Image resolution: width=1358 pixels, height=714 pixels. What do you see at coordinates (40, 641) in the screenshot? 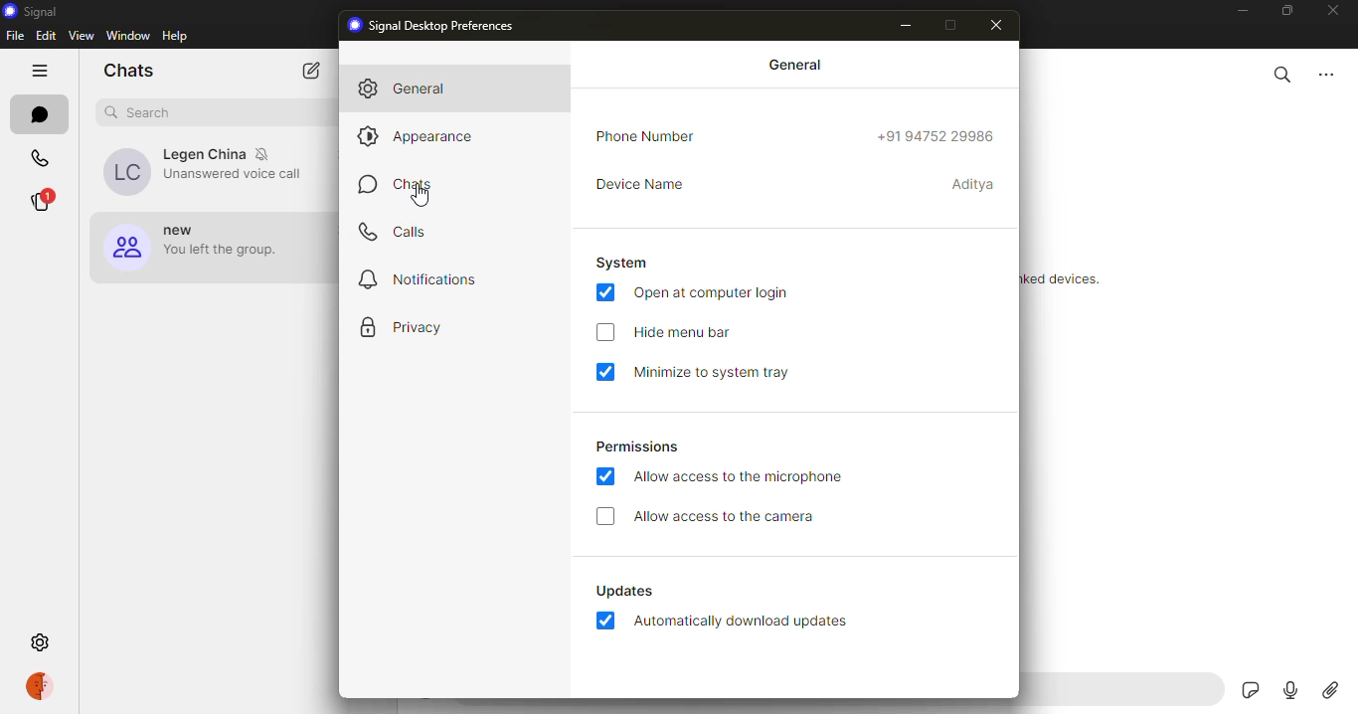
I see `settings` at bounding box center [40, 641].